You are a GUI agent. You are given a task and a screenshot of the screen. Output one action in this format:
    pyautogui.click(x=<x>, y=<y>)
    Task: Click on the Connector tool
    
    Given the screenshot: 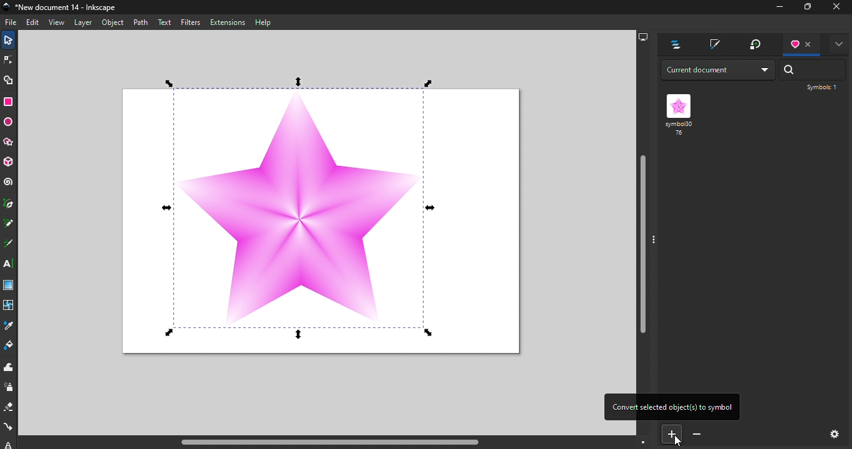 What is the action you would take?
    pyautogui.click(x=9, y=428)
    